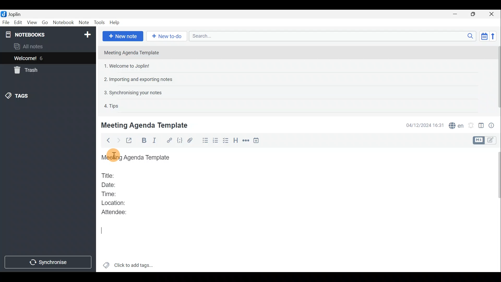 The width and height of the screenshot is (501, 282). Describe the element at coordinates (456, 14) in the screenshot. I see `Minimise` at that location.